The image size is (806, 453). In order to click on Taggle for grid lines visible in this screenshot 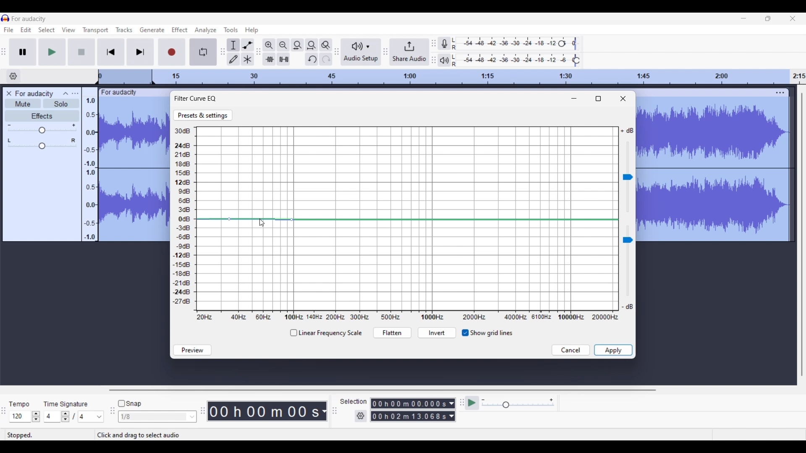, I will do `click(487, 333)`.